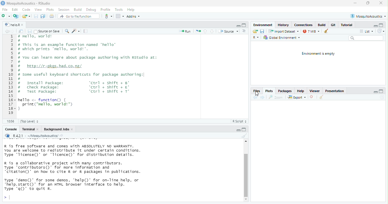 The image size is (388, 204). Describe the element at coordinates (369, 16) in the screenshot. I see `® MosquitoAcoustics *` at that location.